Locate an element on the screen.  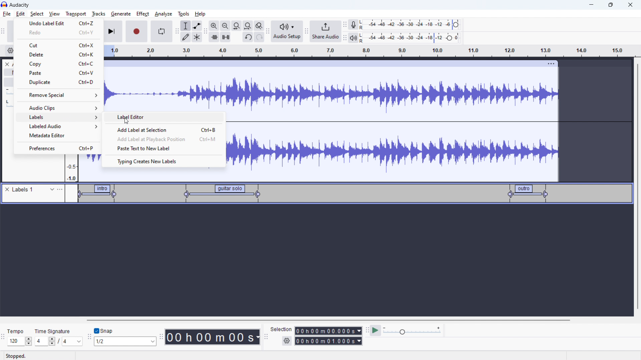
set tempo is located at coordinates (21, 341).